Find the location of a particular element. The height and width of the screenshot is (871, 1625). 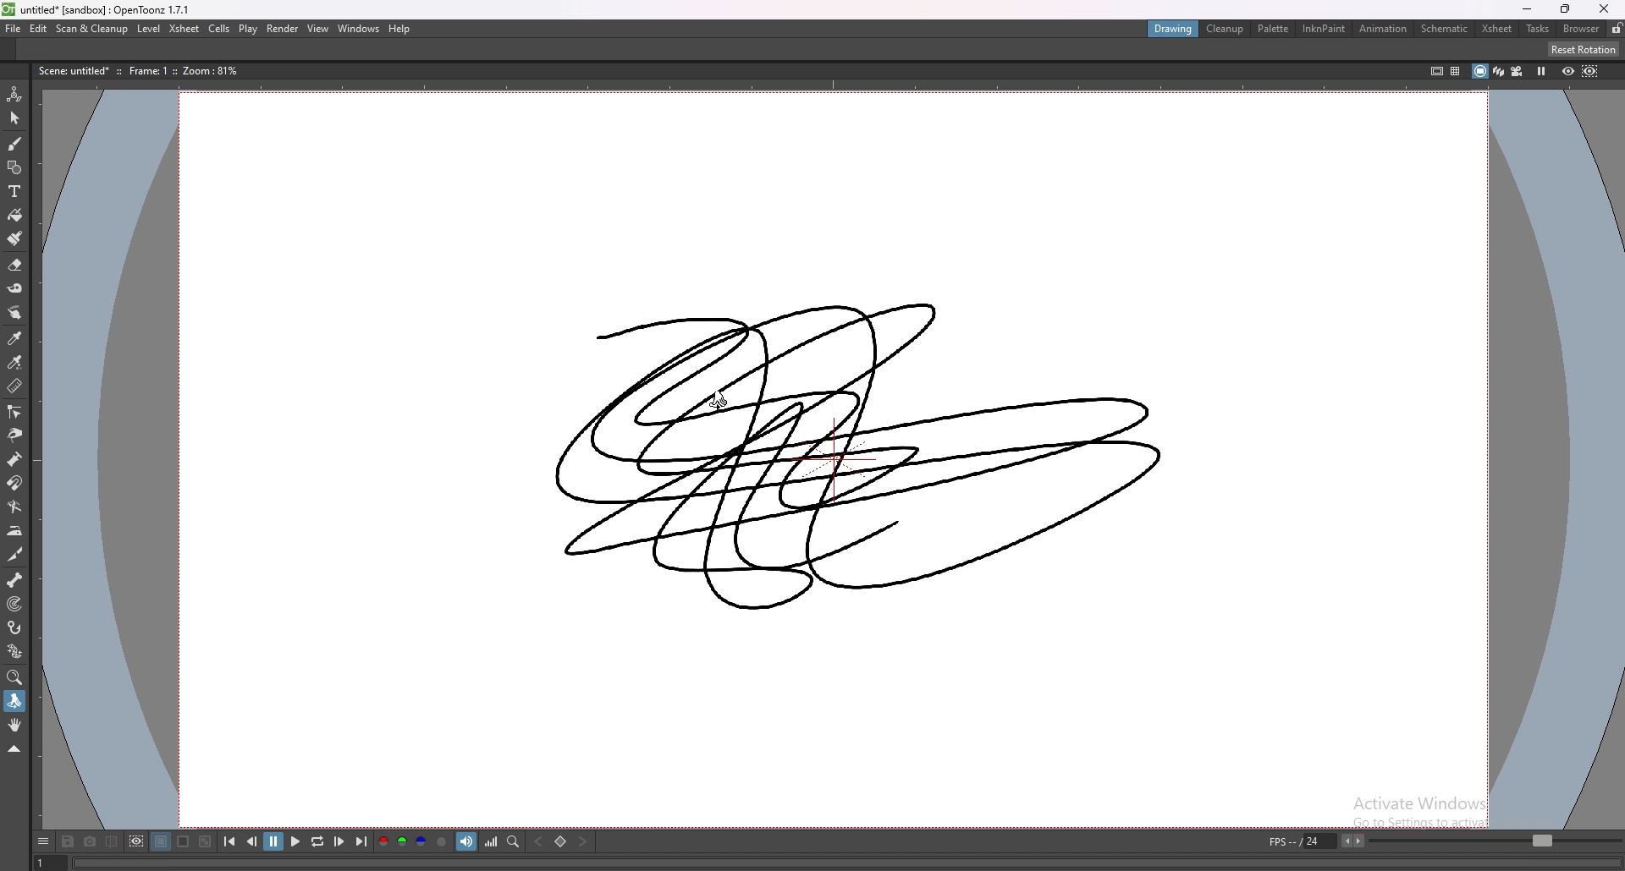

last frame is located at coordinates (360, 841).